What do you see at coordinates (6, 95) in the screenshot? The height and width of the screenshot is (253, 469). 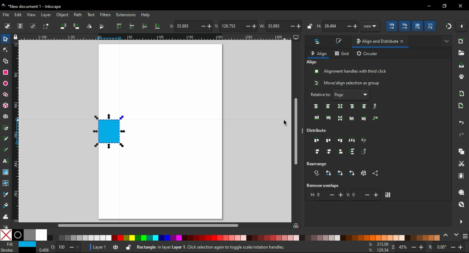 I see `star/polygon tool` at bounding box center [6, 95].